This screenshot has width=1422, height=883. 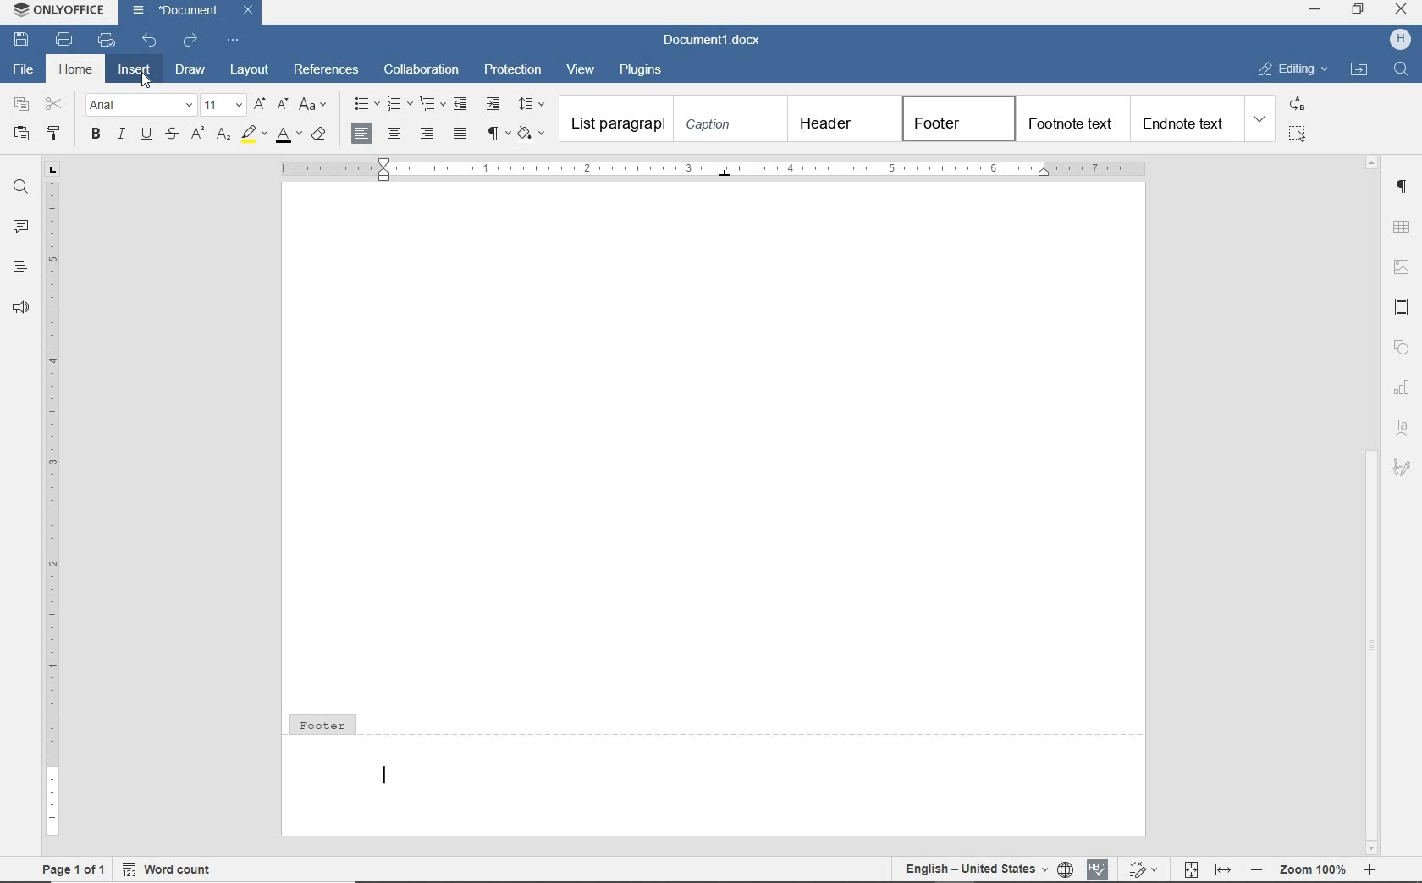 I want to click on FONT COLOR, so click(x=289, y=138).